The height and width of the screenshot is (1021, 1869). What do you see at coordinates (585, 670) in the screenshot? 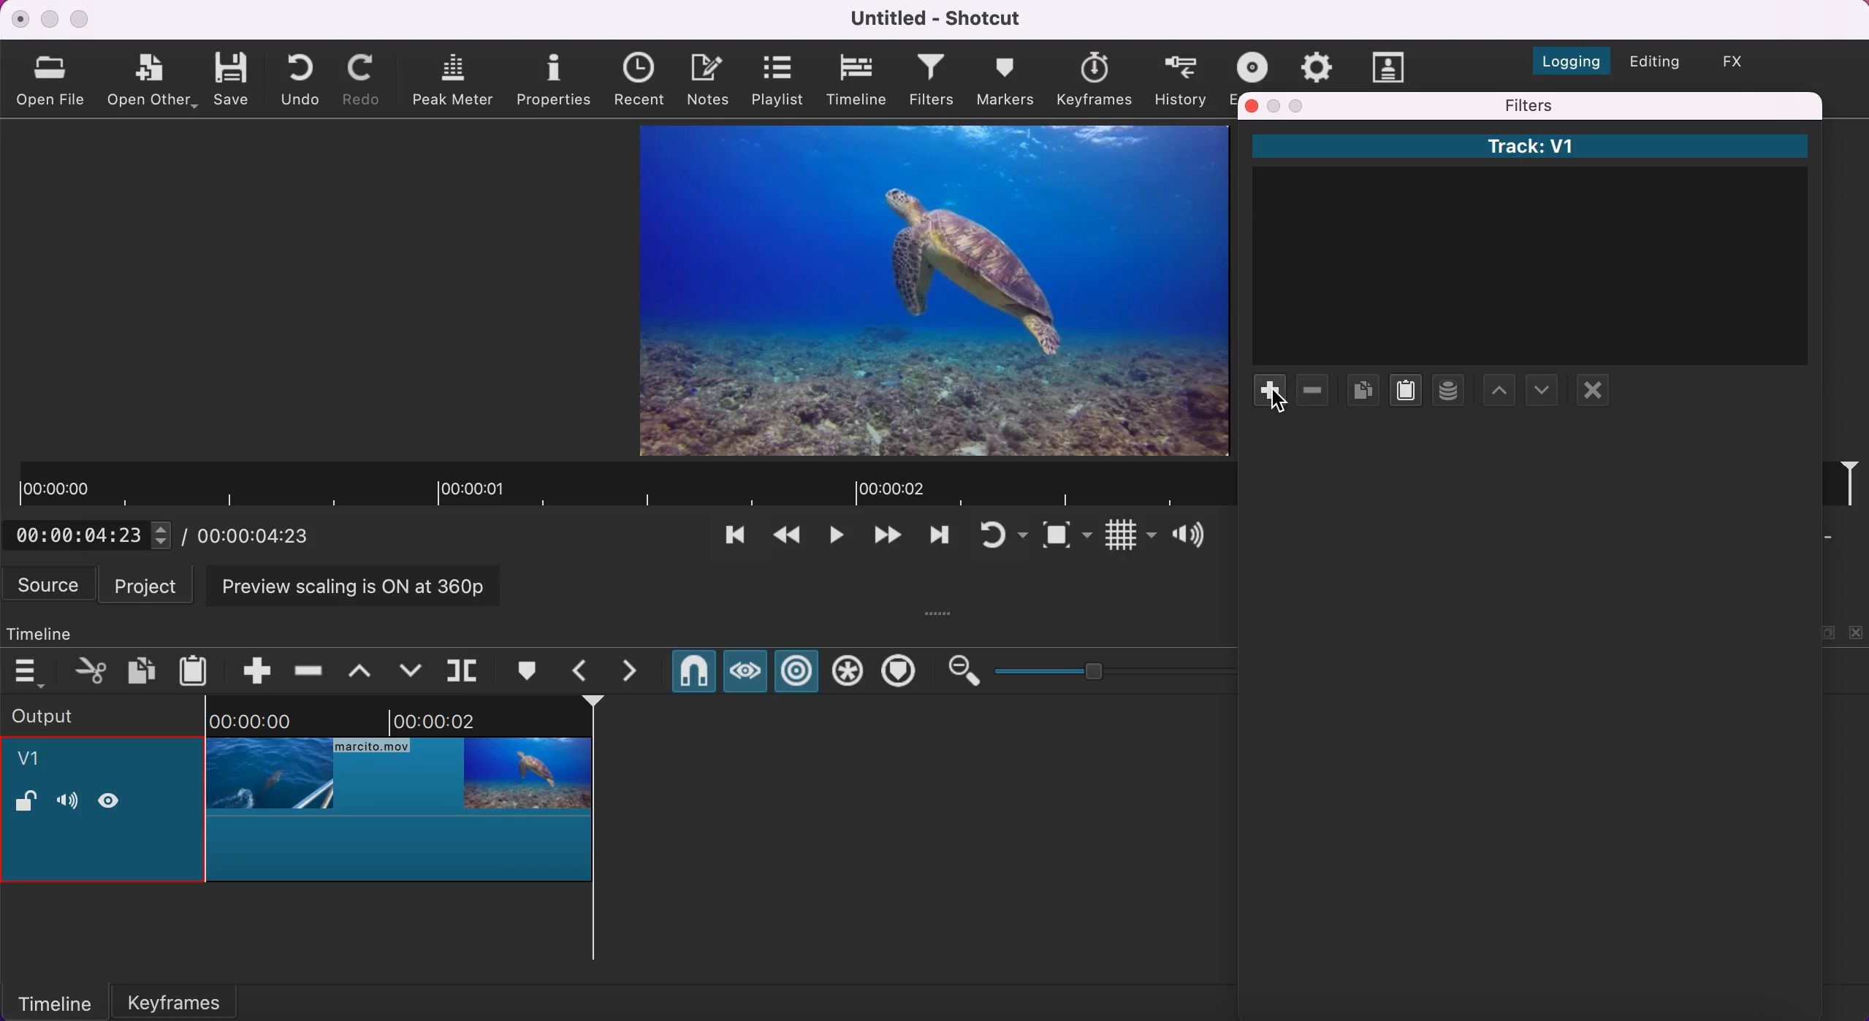
I see `previous marker` at bounding box center [585, 670].